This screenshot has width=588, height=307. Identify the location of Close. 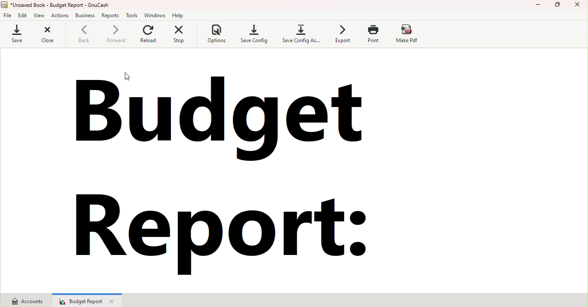
(45, 34).